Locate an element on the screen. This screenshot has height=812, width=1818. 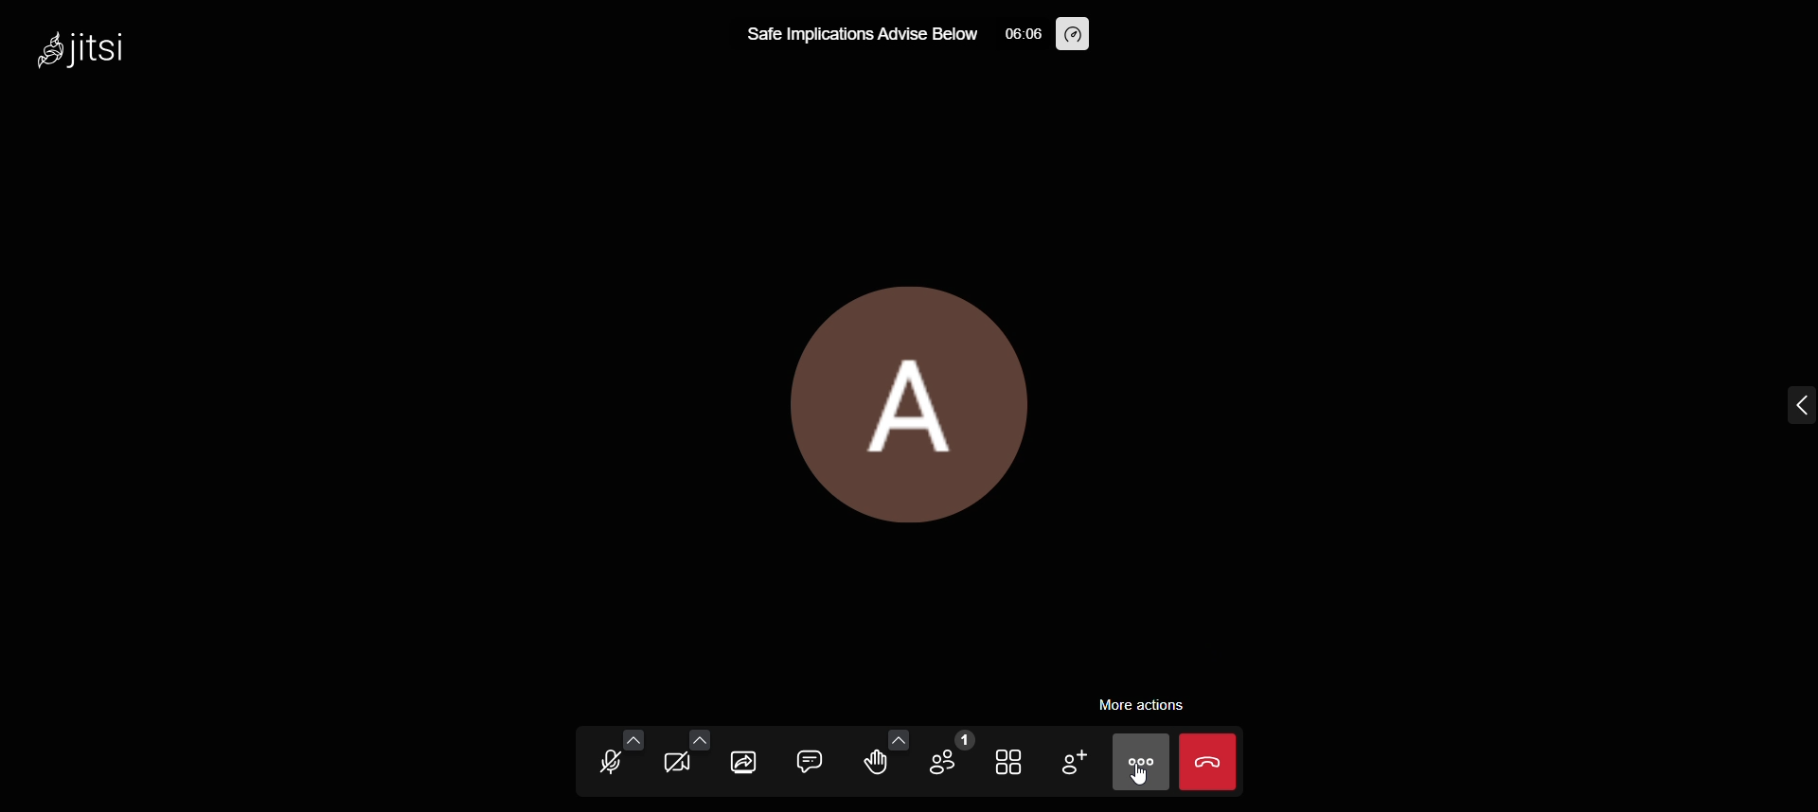
share screen is located at coordinates (745, 762).